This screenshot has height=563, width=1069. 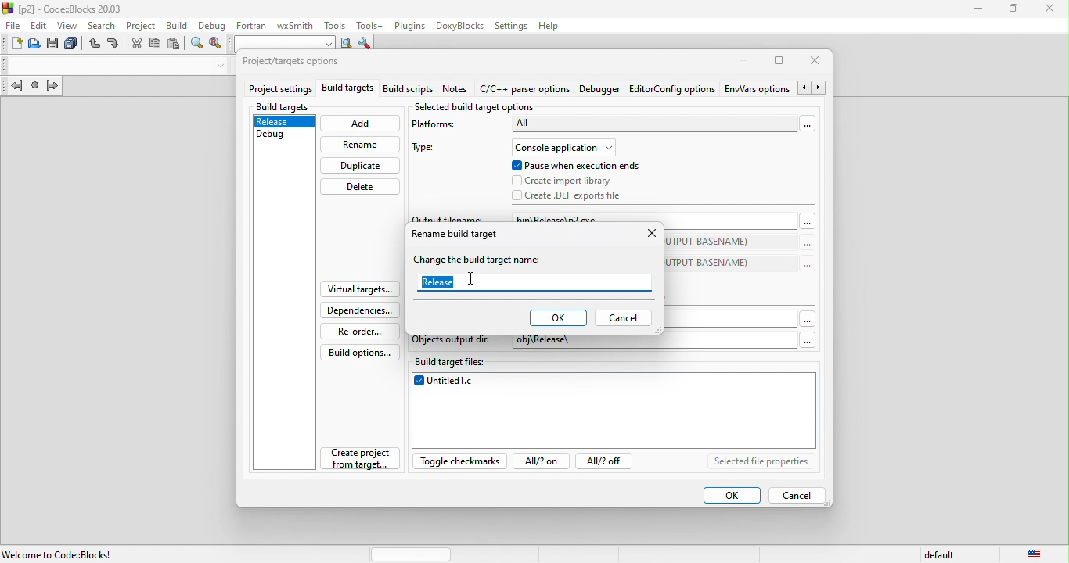 I want to click on Arrows, so click(x=813, y=88).